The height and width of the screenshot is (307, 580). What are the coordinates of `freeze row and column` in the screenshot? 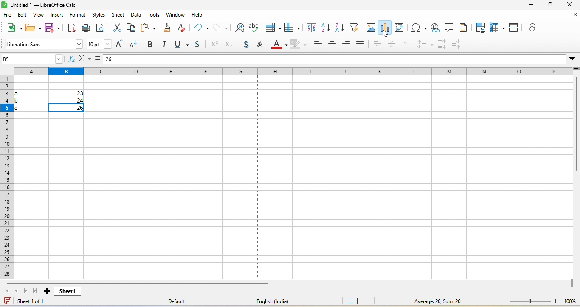 It's located at (498, 28).